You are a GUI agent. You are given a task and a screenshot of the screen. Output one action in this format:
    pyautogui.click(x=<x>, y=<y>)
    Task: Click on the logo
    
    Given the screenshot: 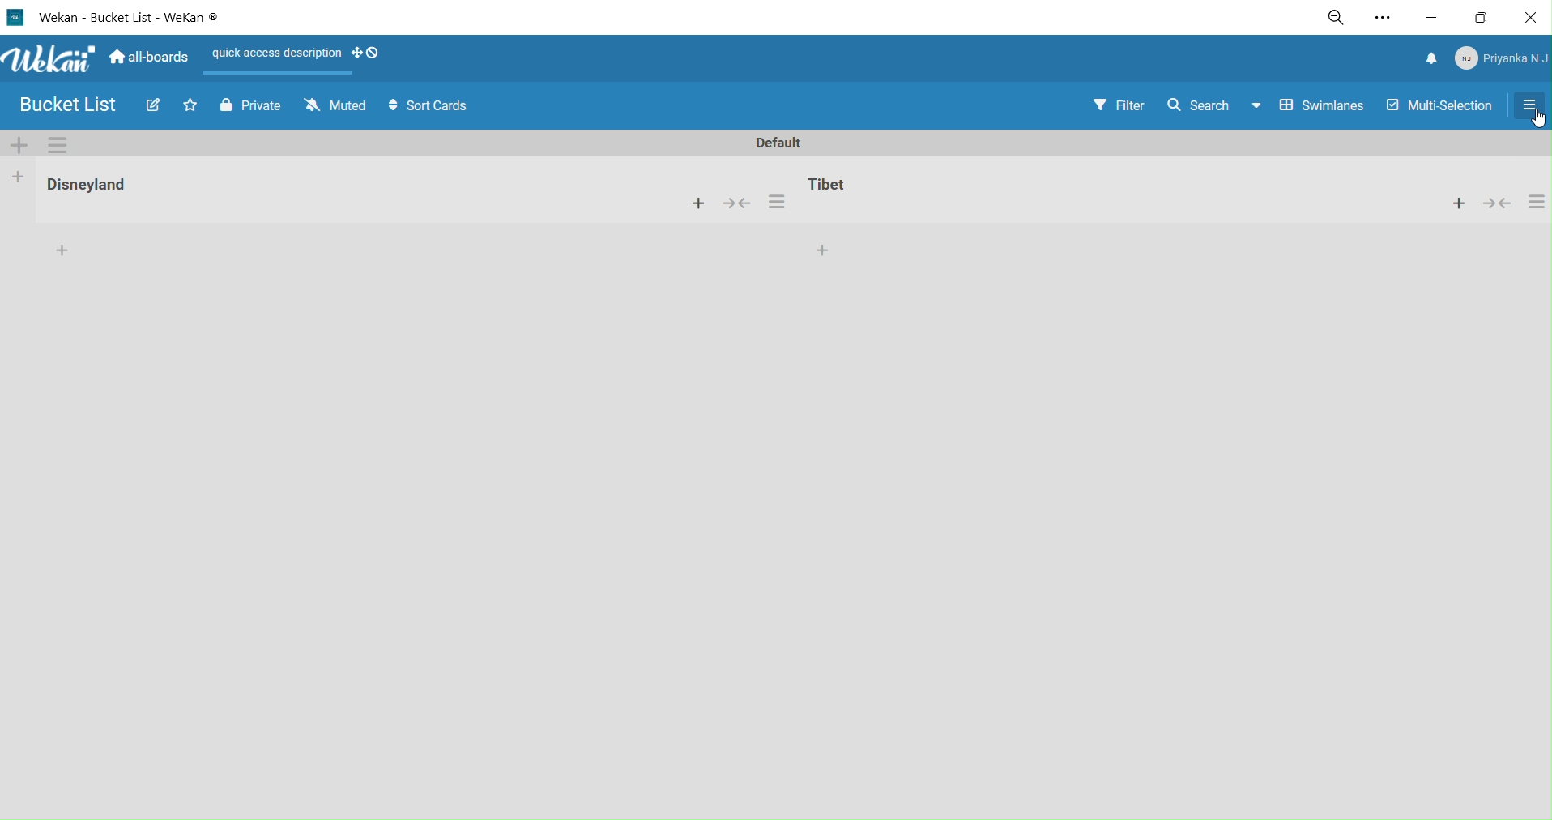 What is the action you would take?
    pyautogui.click(x=16, y=17)
    